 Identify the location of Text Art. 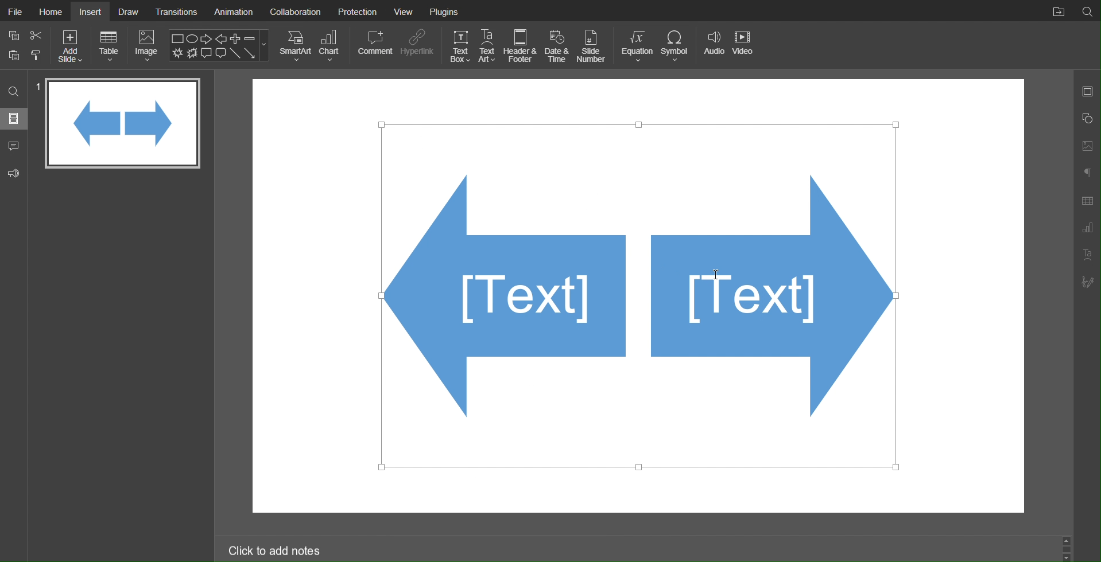
(488, 45).